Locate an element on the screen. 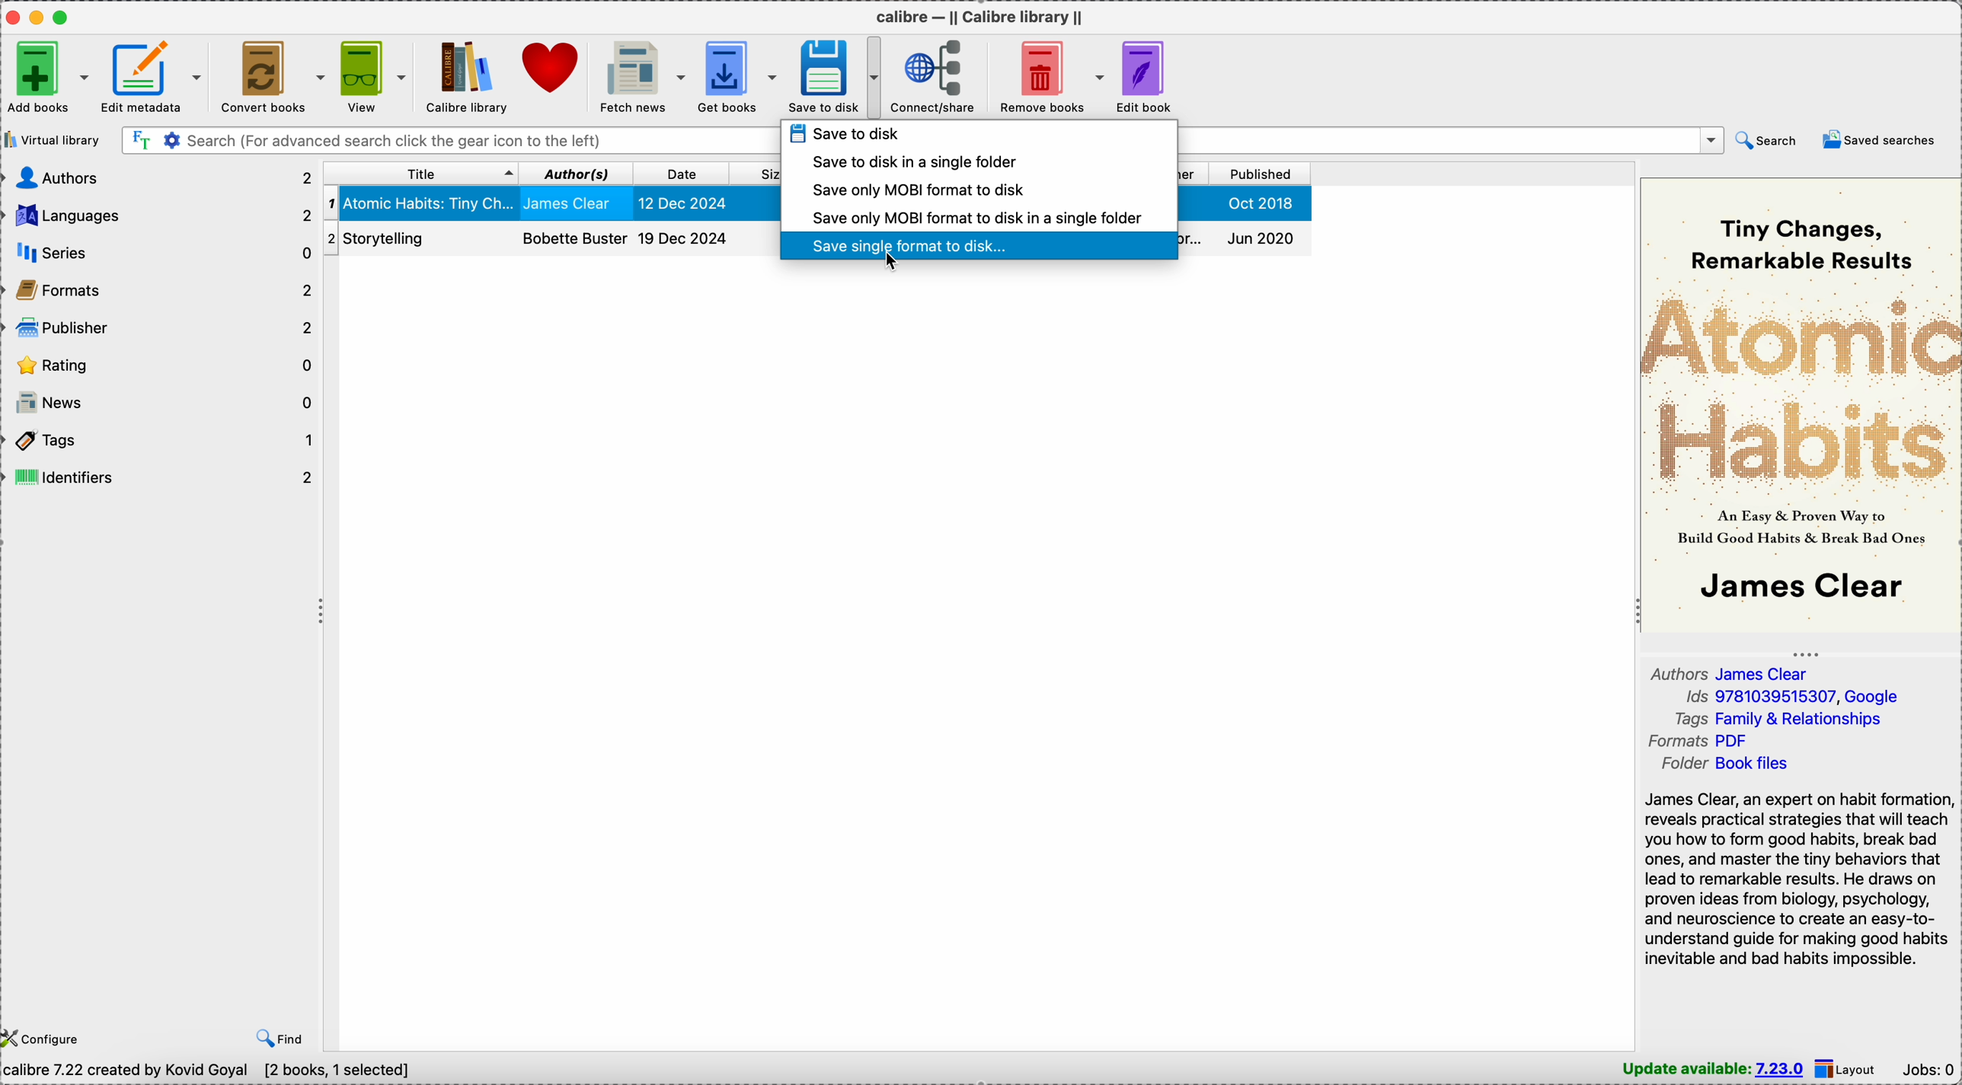 This screenshot has height=1085, width=1962. add books is located at coordinates (48, 76).